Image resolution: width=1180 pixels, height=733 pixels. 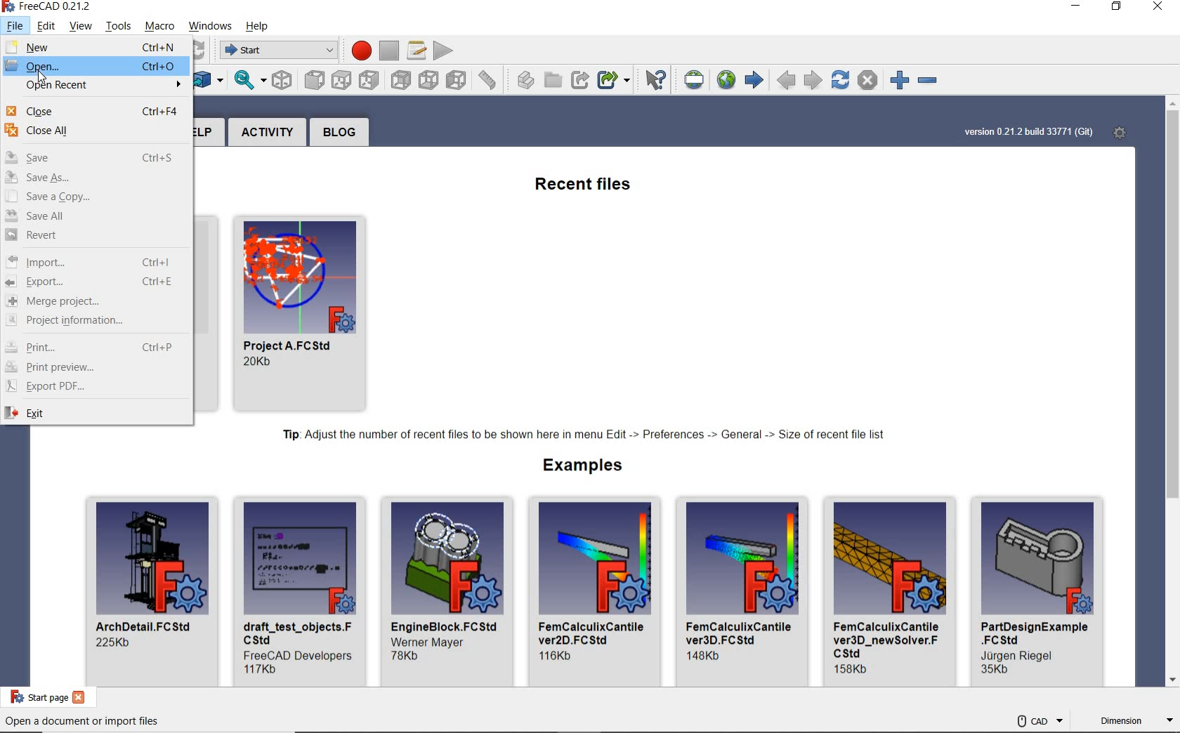 I want to click on Ctrl+N, so click(x=160, y=47).